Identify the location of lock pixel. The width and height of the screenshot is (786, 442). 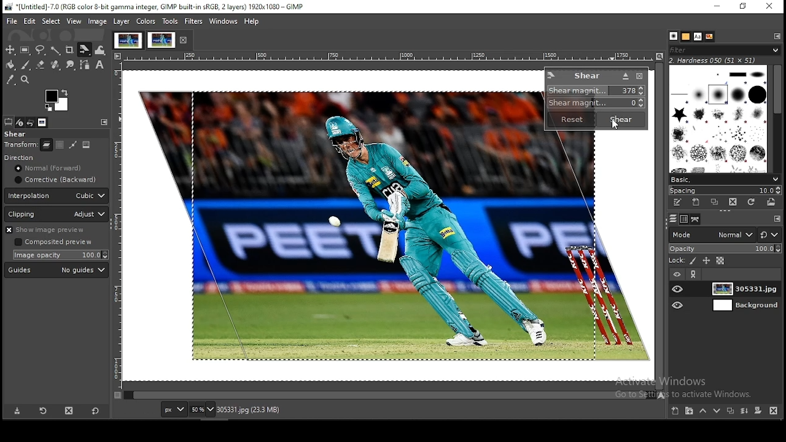
(693, 262).